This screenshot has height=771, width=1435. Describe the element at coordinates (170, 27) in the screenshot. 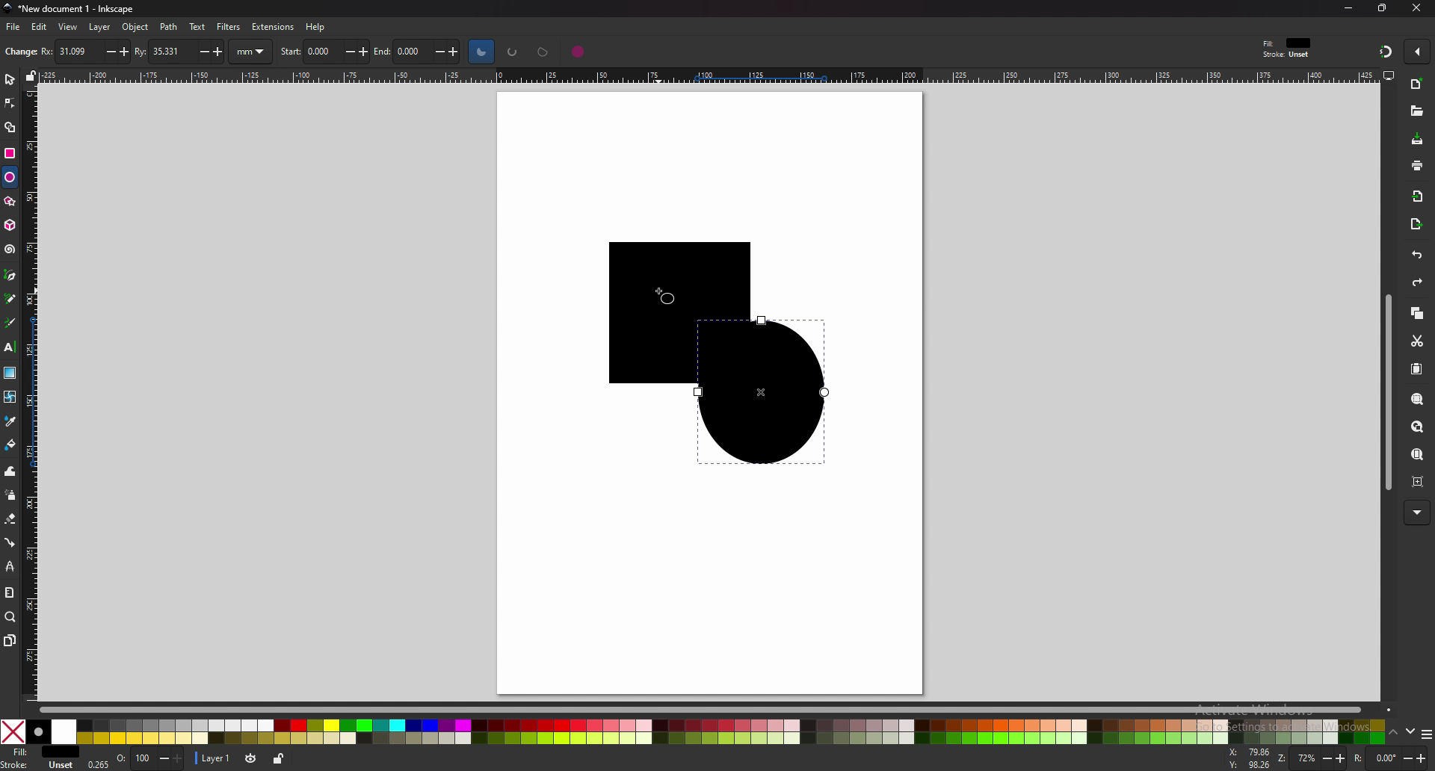

I see `path` at that location.